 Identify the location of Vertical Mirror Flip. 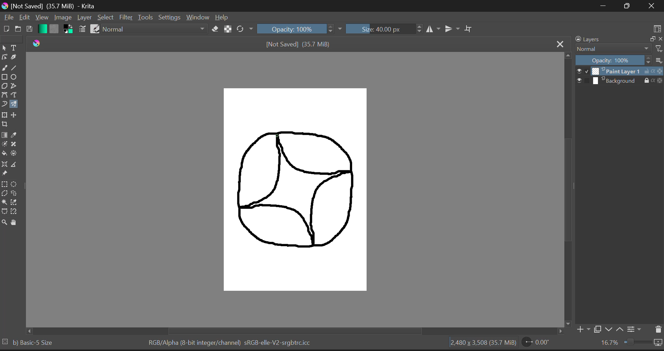
(434, 29).